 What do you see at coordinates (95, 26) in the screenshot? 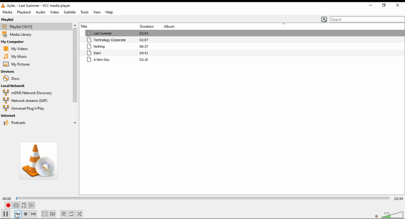
I see `title` at bounding box center [95, 26].